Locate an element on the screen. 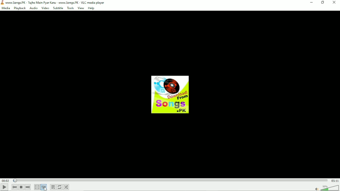  Minimize is located at coordinates (311, 3).